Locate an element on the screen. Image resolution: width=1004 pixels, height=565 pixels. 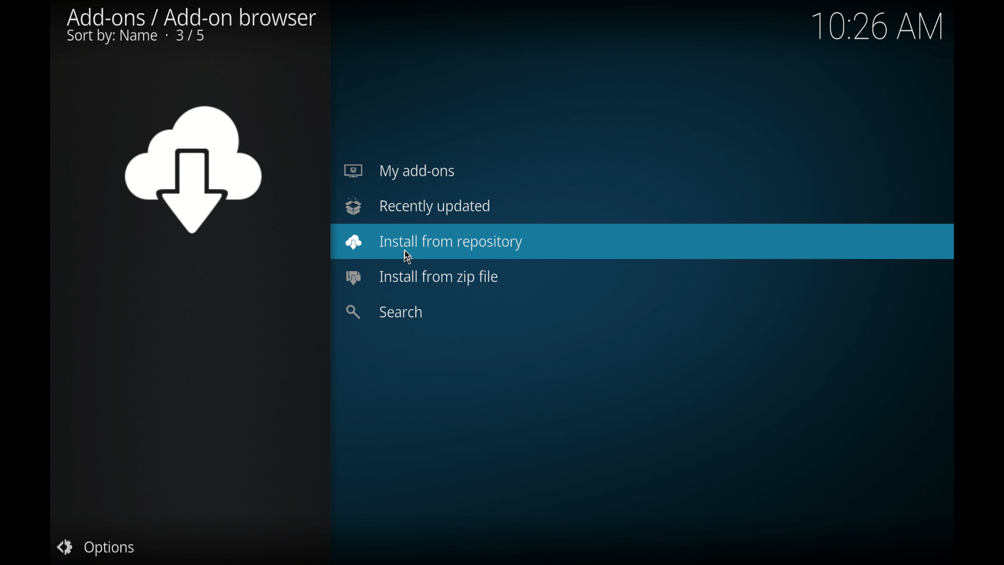
add-ons icon is located at coordinates (193, 171).